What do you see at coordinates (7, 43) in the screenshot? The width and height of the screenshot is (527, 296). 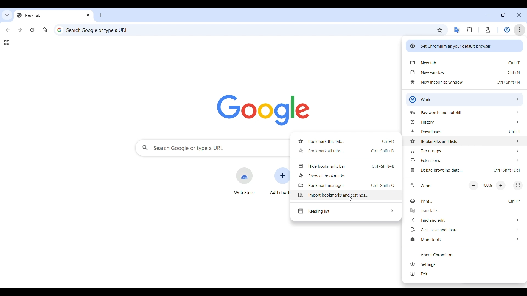 I see `Tab groups` at bounding box center [7, 43].